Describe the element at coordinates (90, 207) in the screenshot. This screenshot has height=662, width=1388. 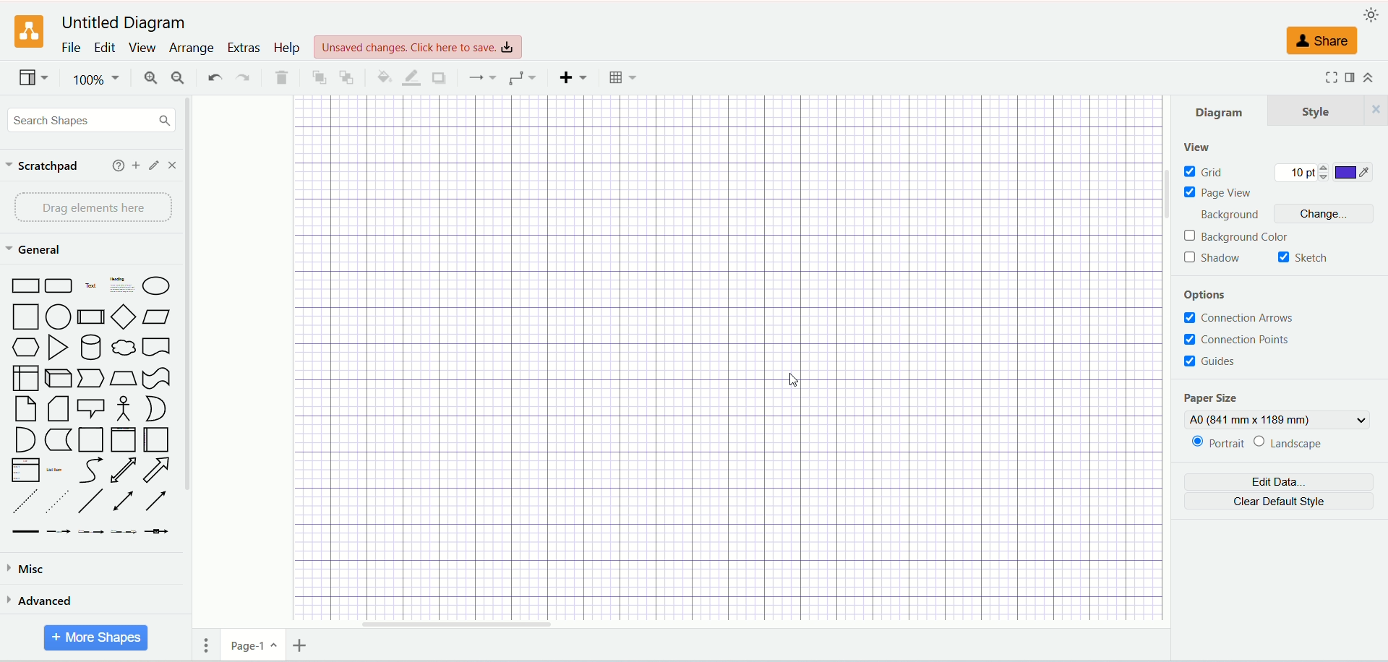
I see `drag element here` at that location.